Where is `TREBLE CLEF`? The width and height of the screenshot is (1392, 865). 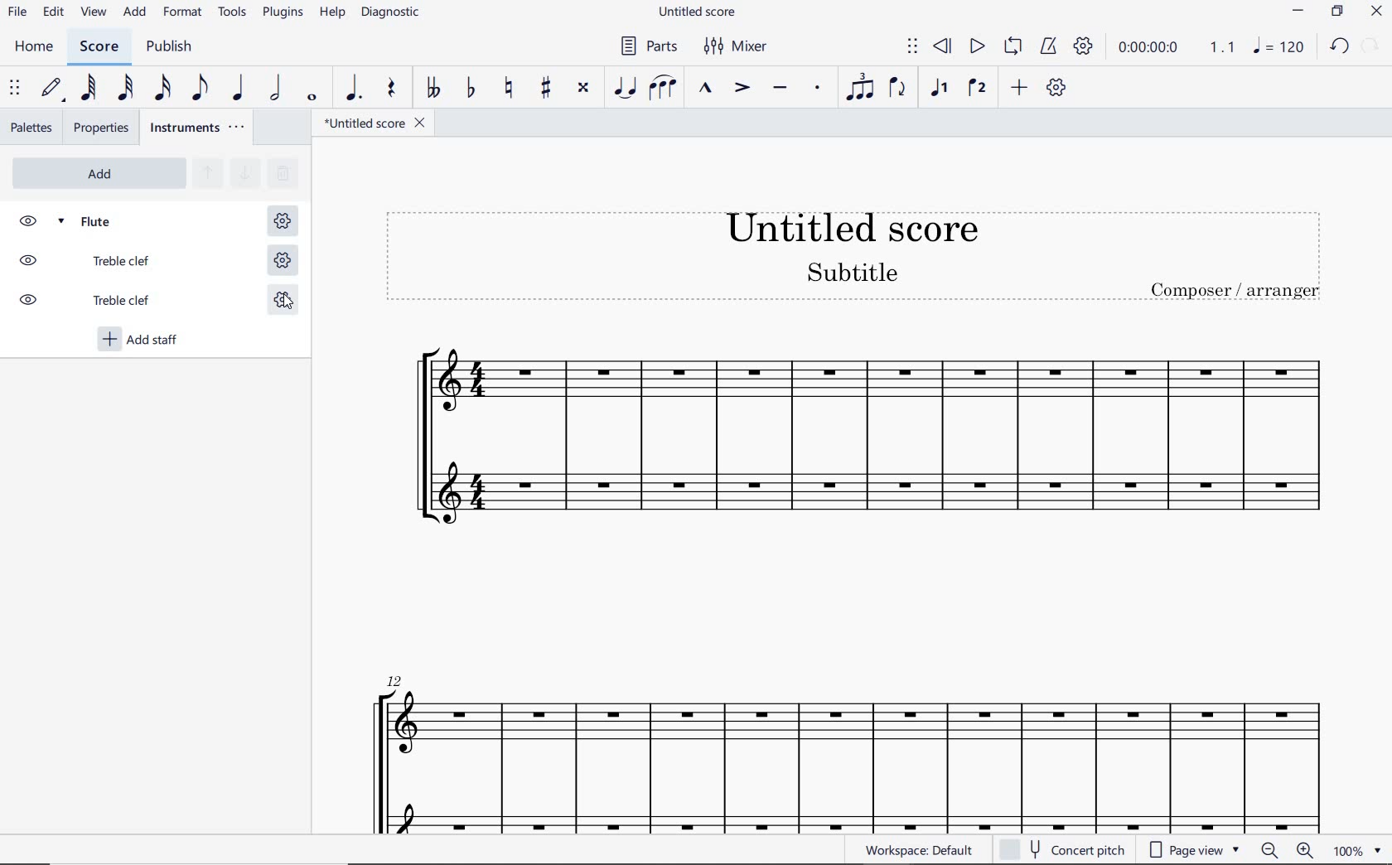 TREBLE CLEF is located at coordinates (102, 260).